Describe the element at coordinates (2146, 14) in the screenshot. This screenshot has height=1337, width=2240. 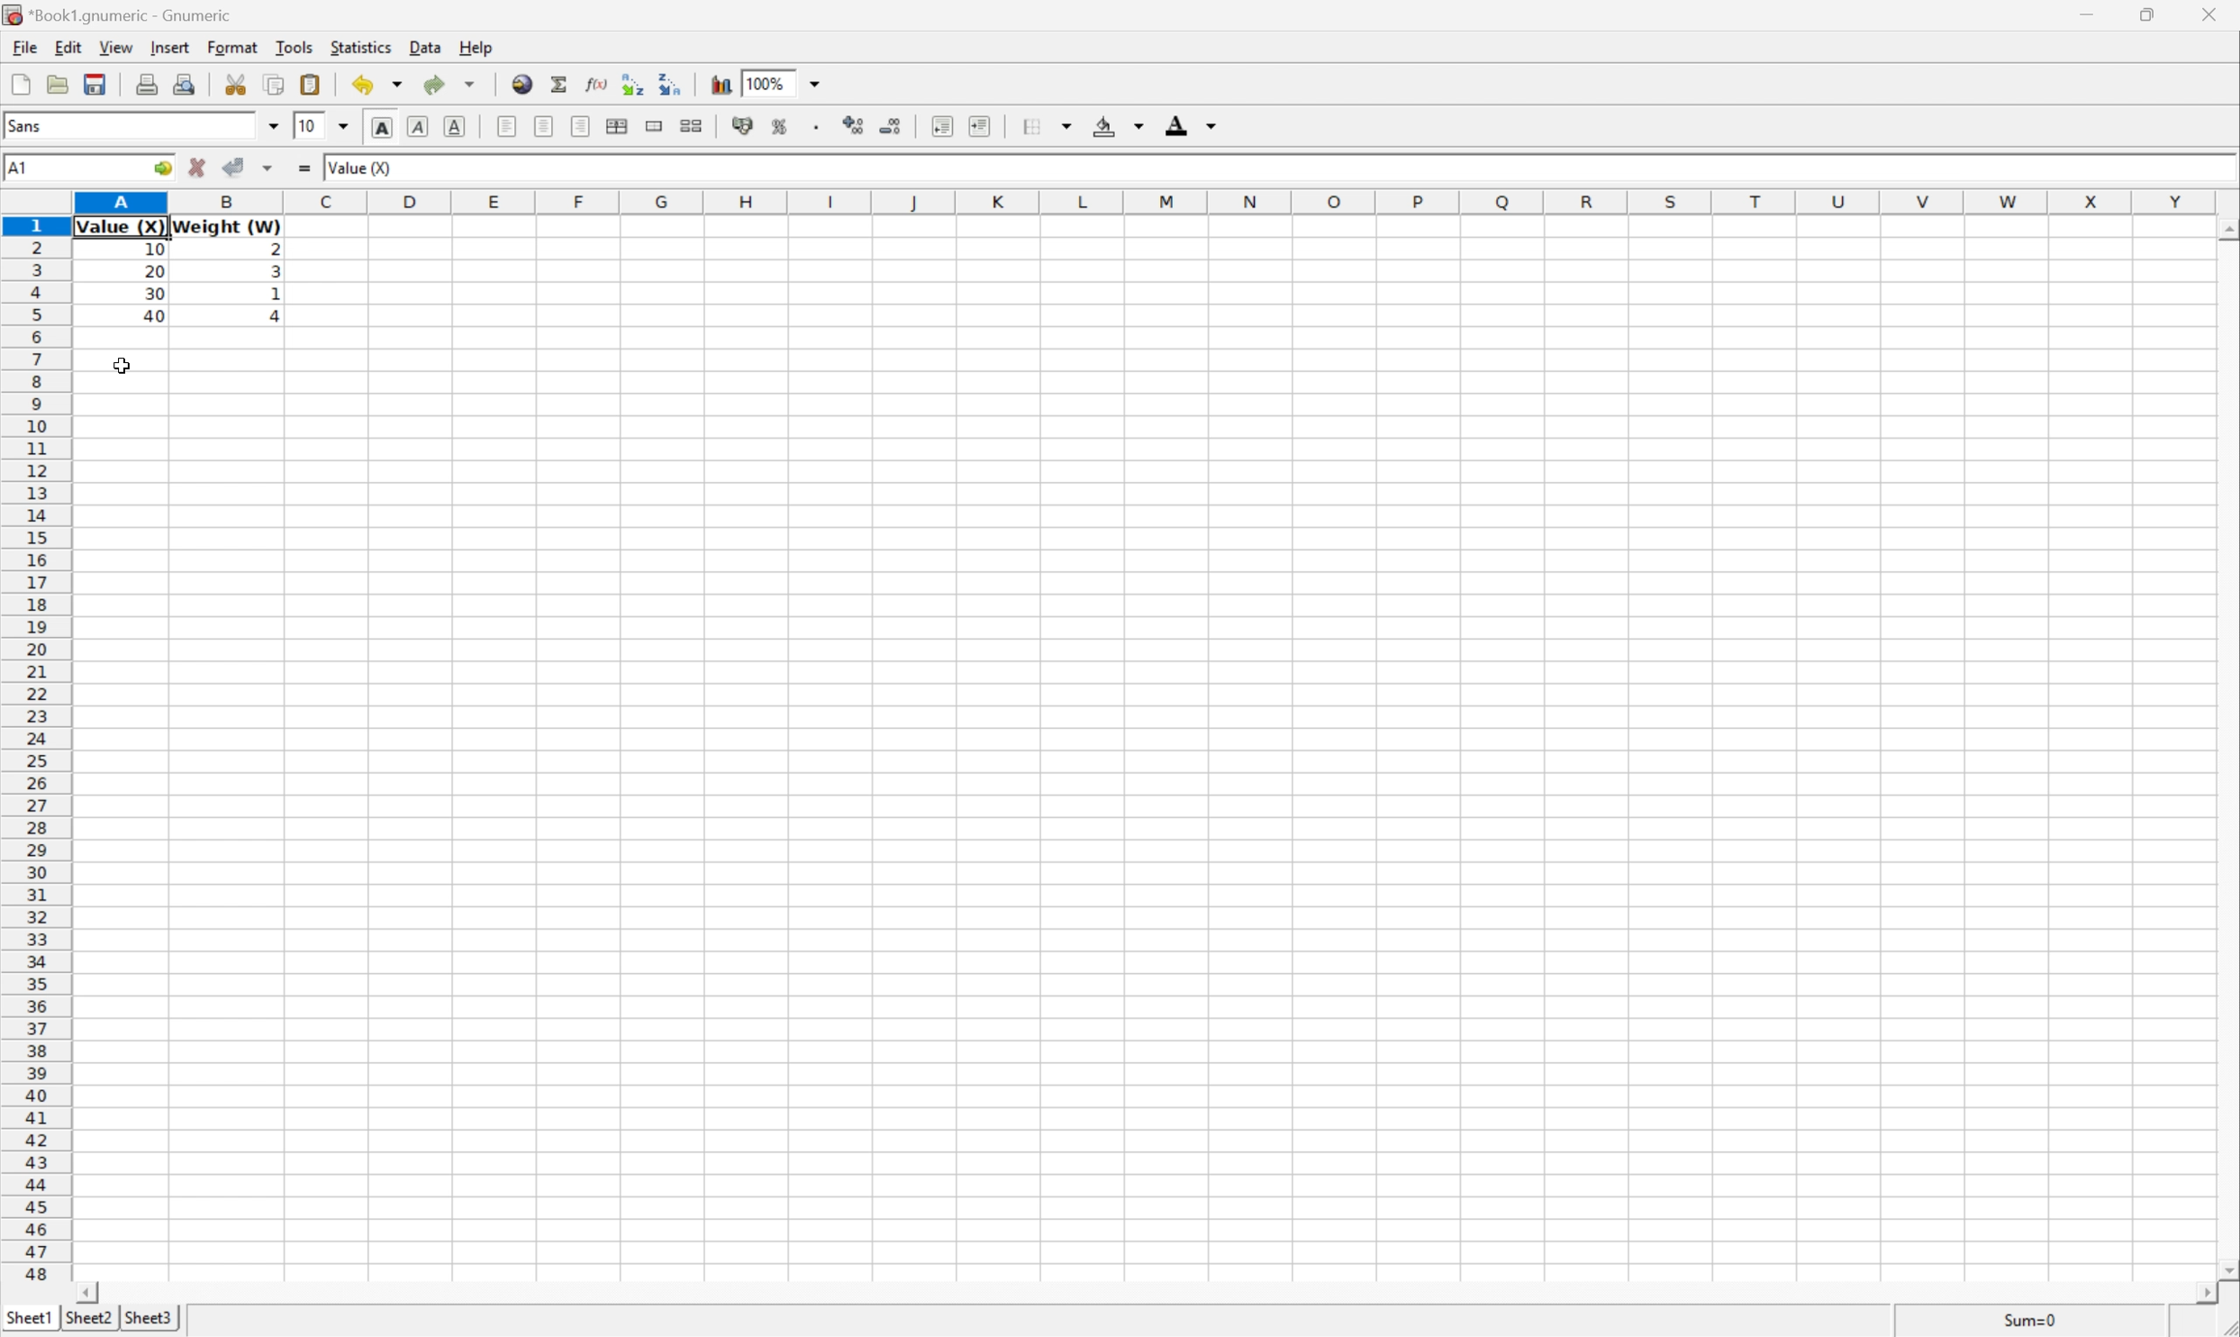
I see `Restore Down` at that location.